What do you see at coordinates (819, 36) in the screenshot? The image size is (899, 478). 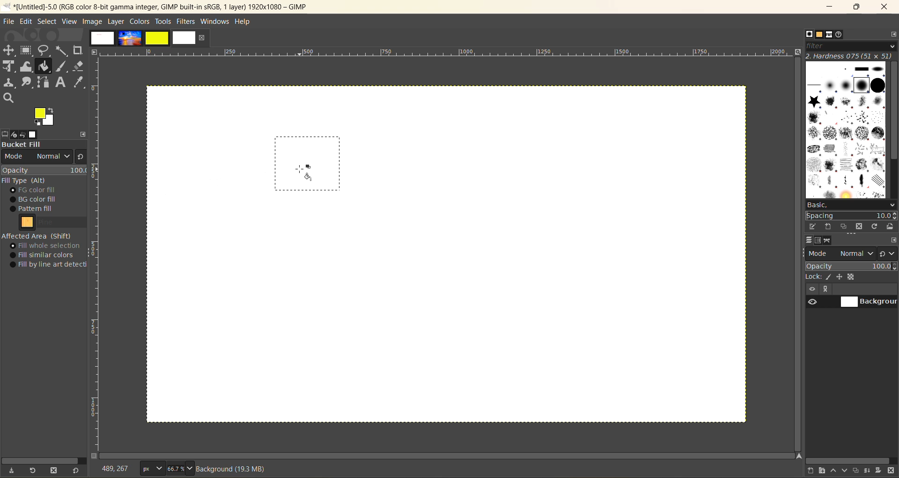 I see `patterns` at bounding box center [819, 36].